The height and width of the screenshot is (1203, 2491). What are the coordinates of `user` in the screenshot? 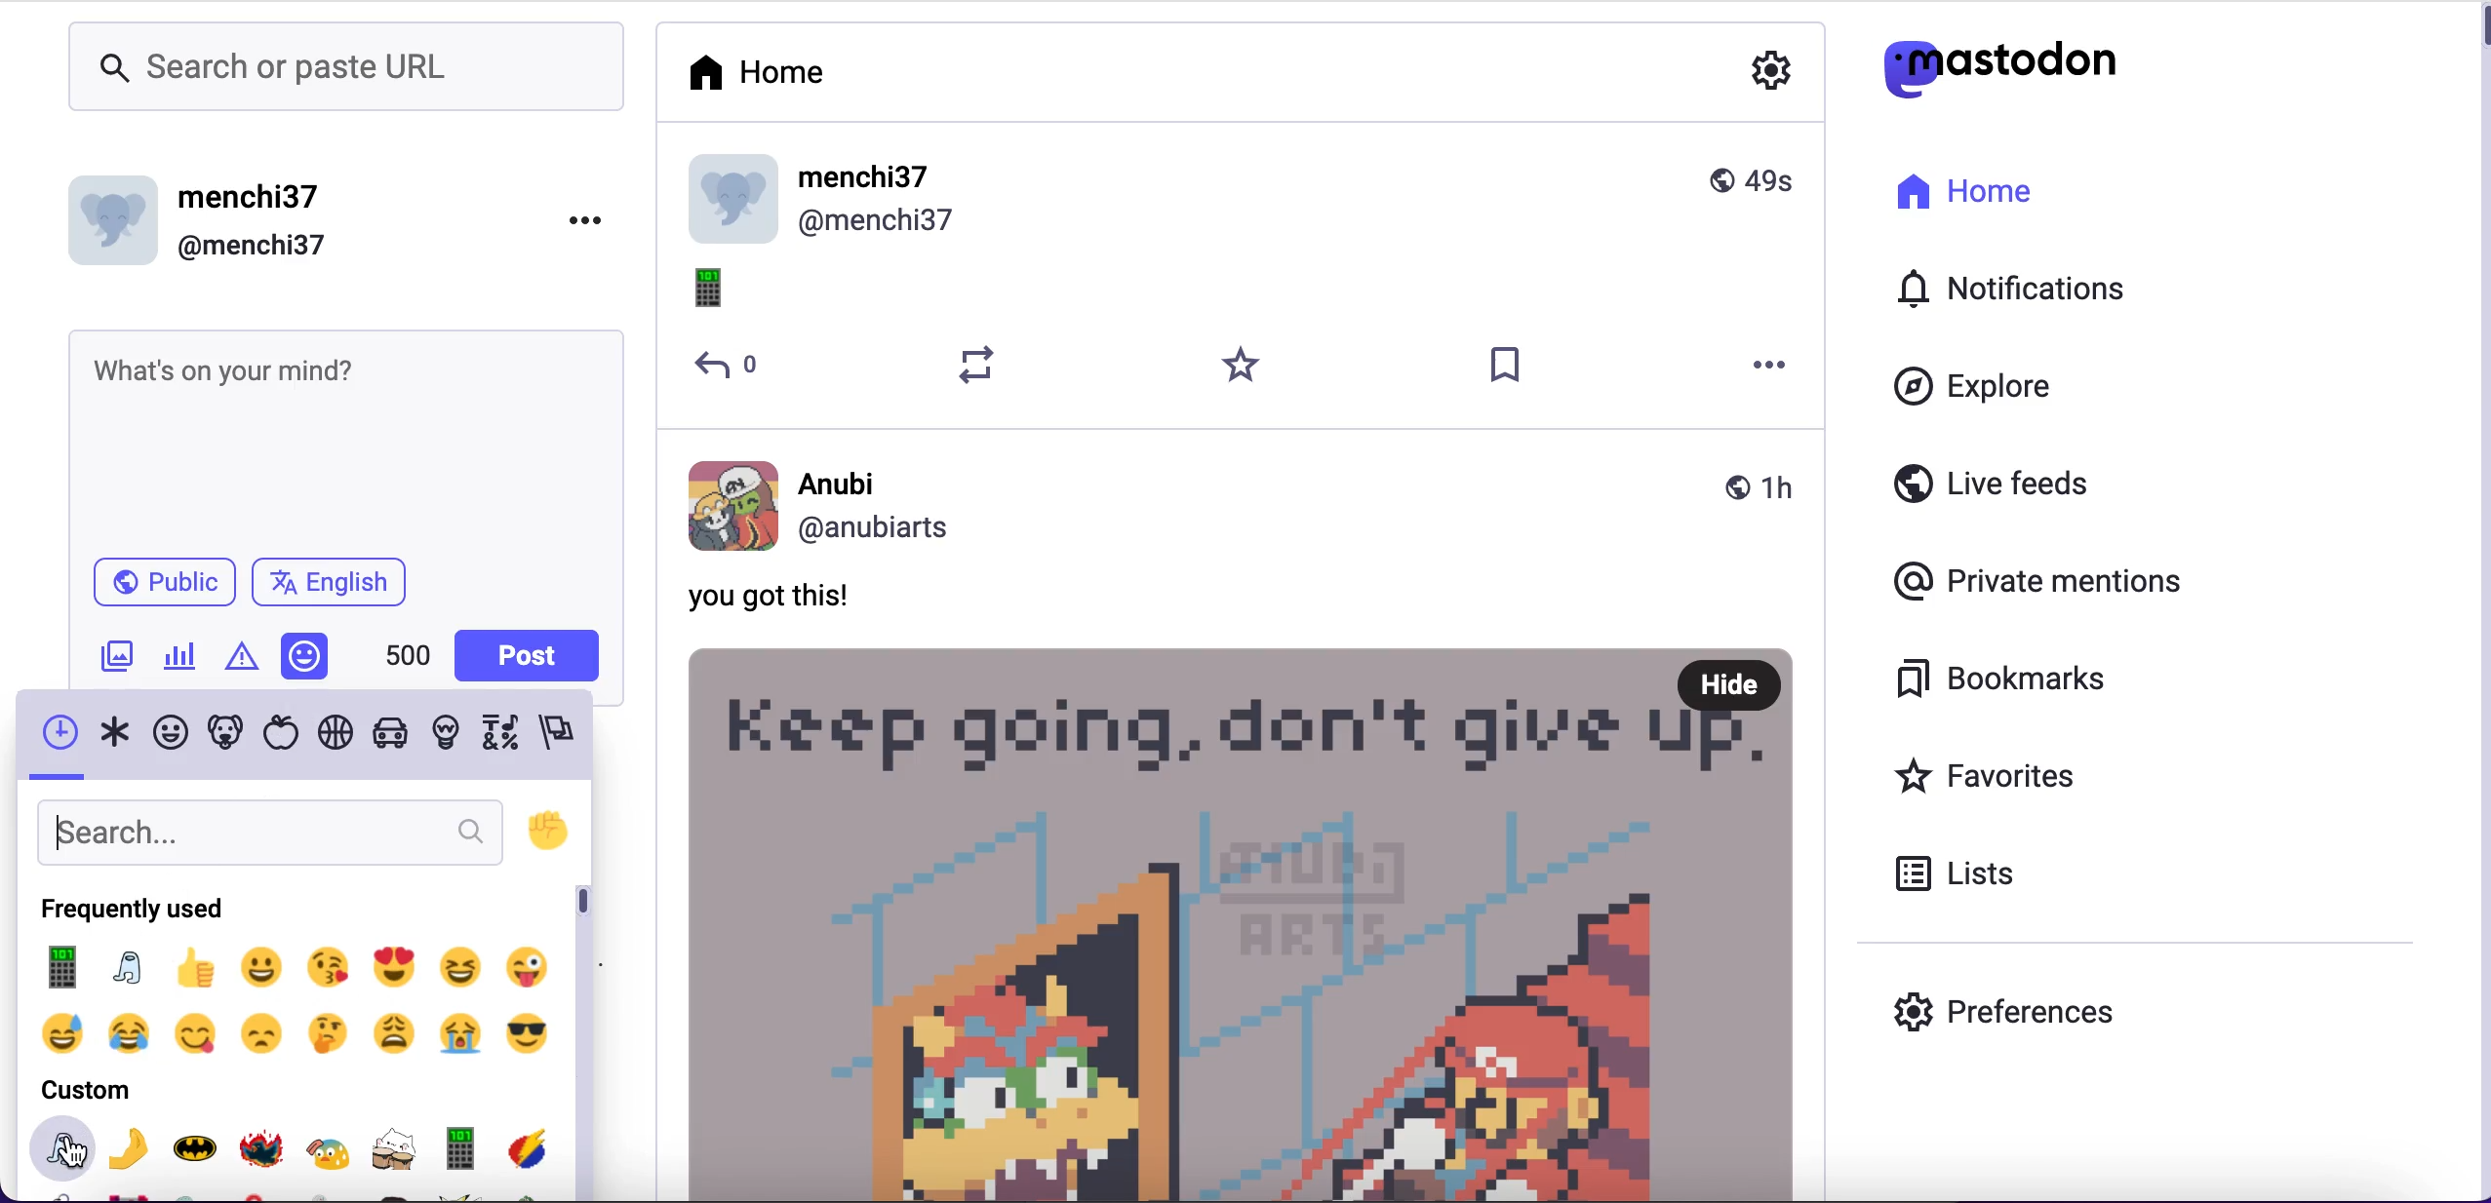 It's located at (1245, 504).